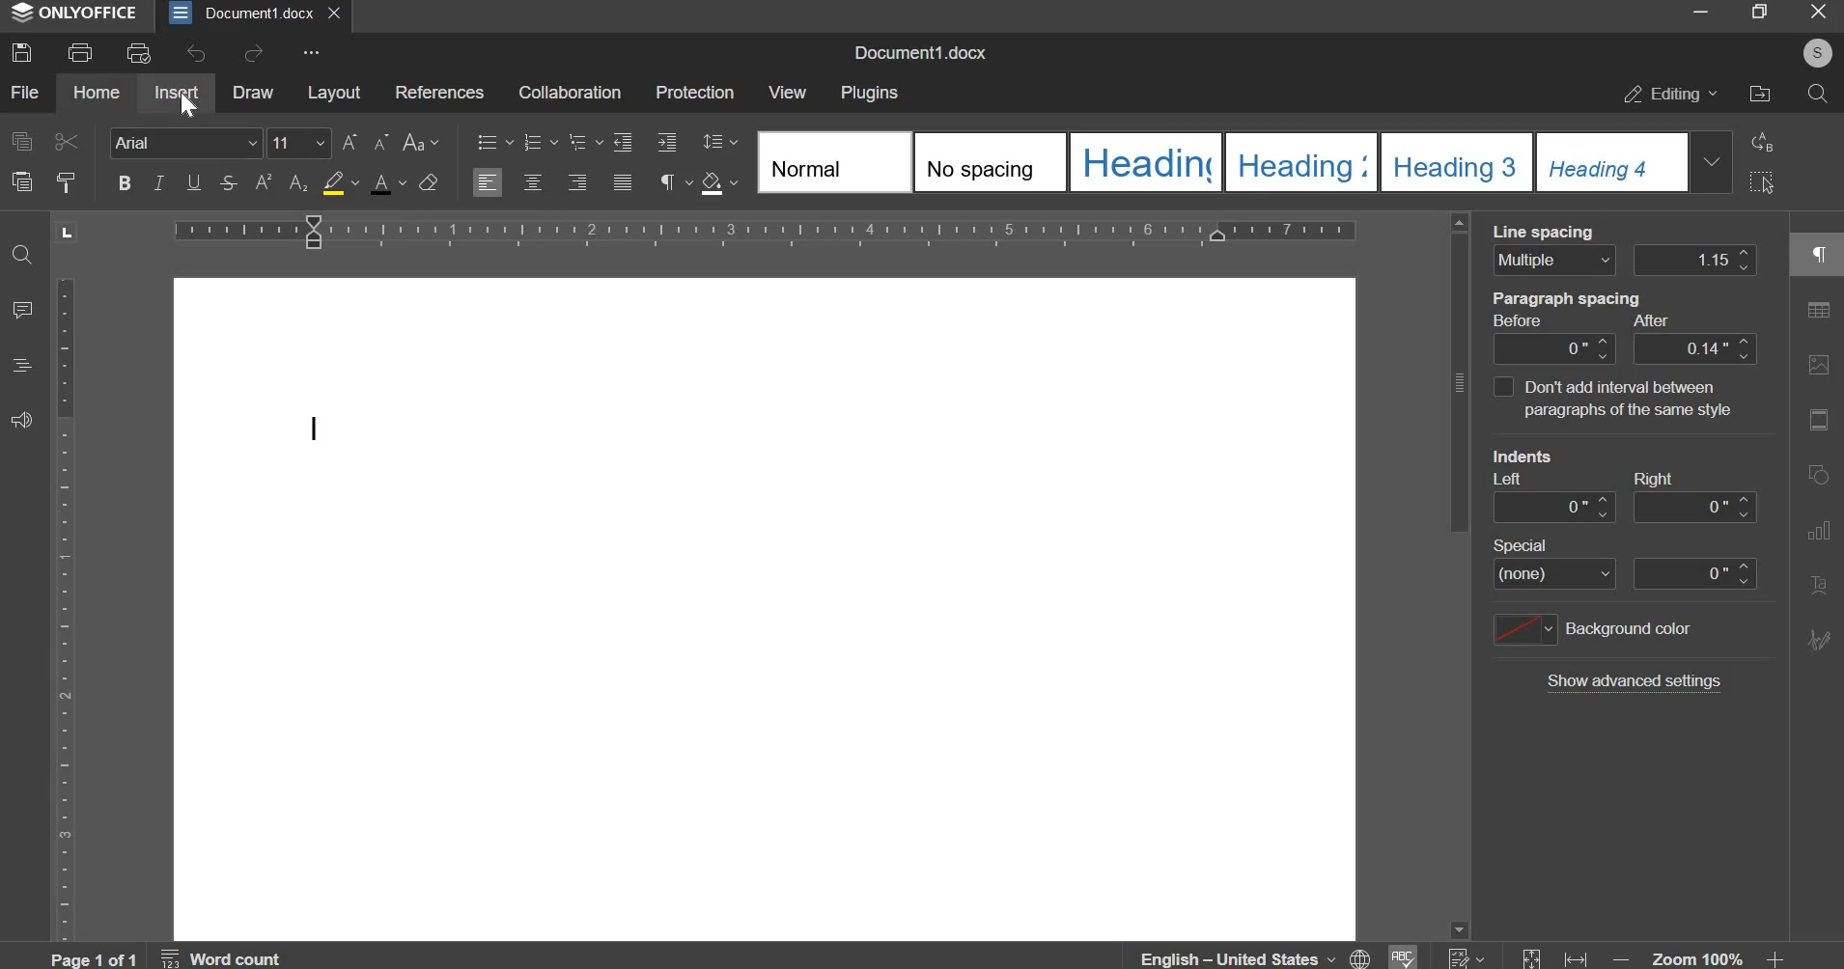 This screenshot has width=1844, height=969. What do you see at coordinates (66, 143) in the screenshot?
I see `cut` at bounding box center [66, 143].